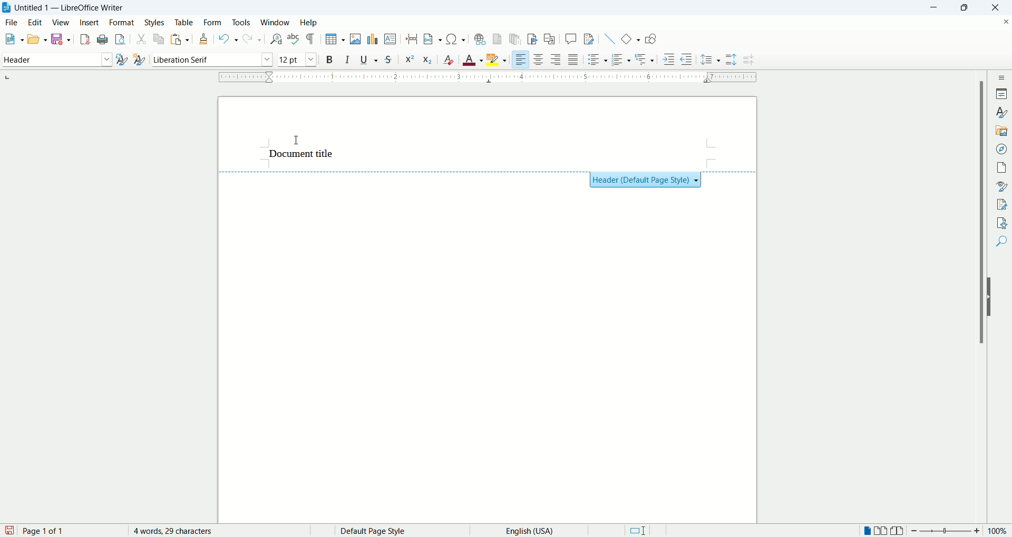 The width and height of the screenshot is (1012, 537). I want to click on superscript, so click(410, 60).